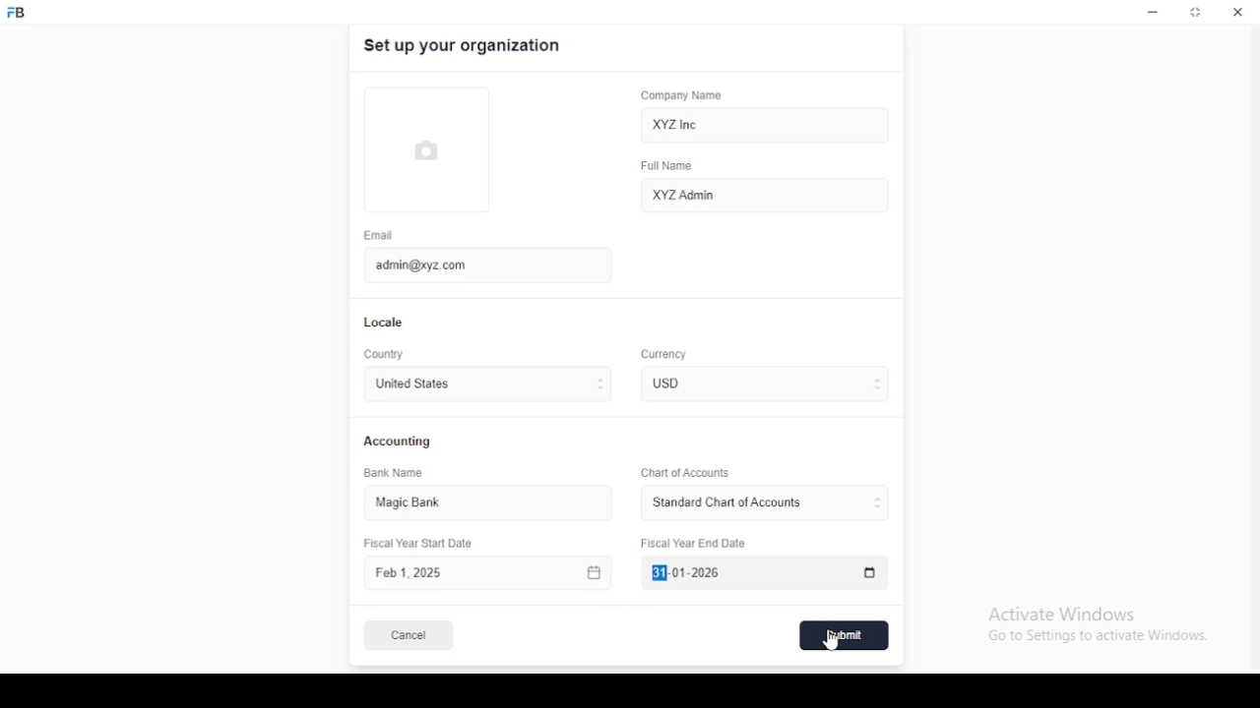 This screenshot has height=708, width=1260. Describe the element at coordinates (682, 472) in the screenshot. I see `Chart of Accounts` at that location.